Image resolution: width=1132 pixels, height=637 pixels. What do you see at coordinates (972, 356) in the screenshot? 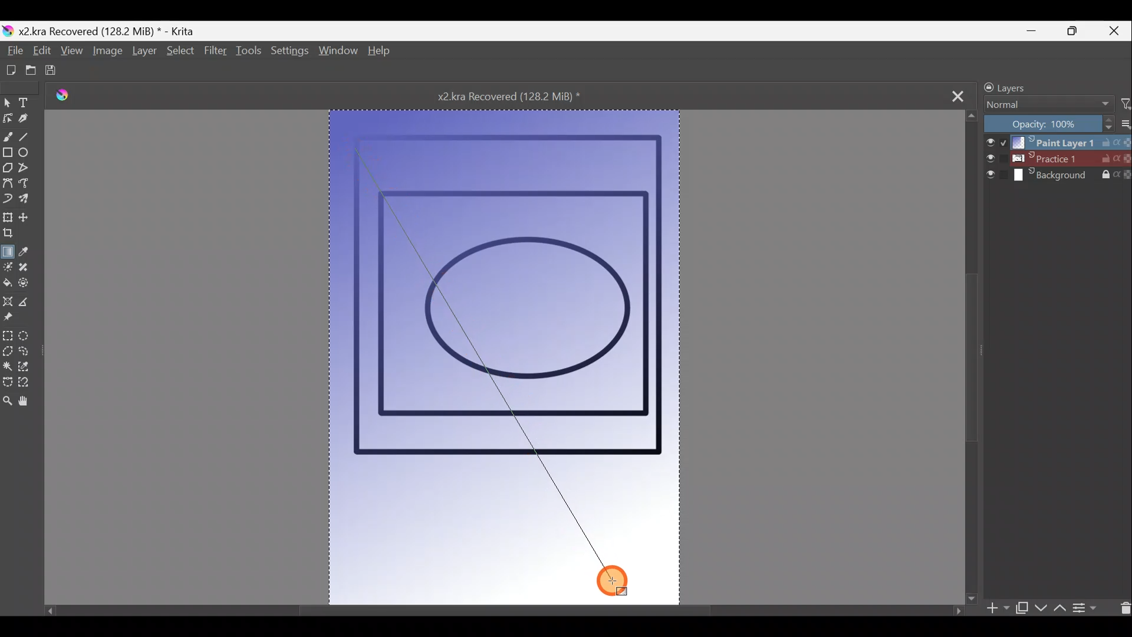
I see `Scroll bar` at bounding box center [972, 356].